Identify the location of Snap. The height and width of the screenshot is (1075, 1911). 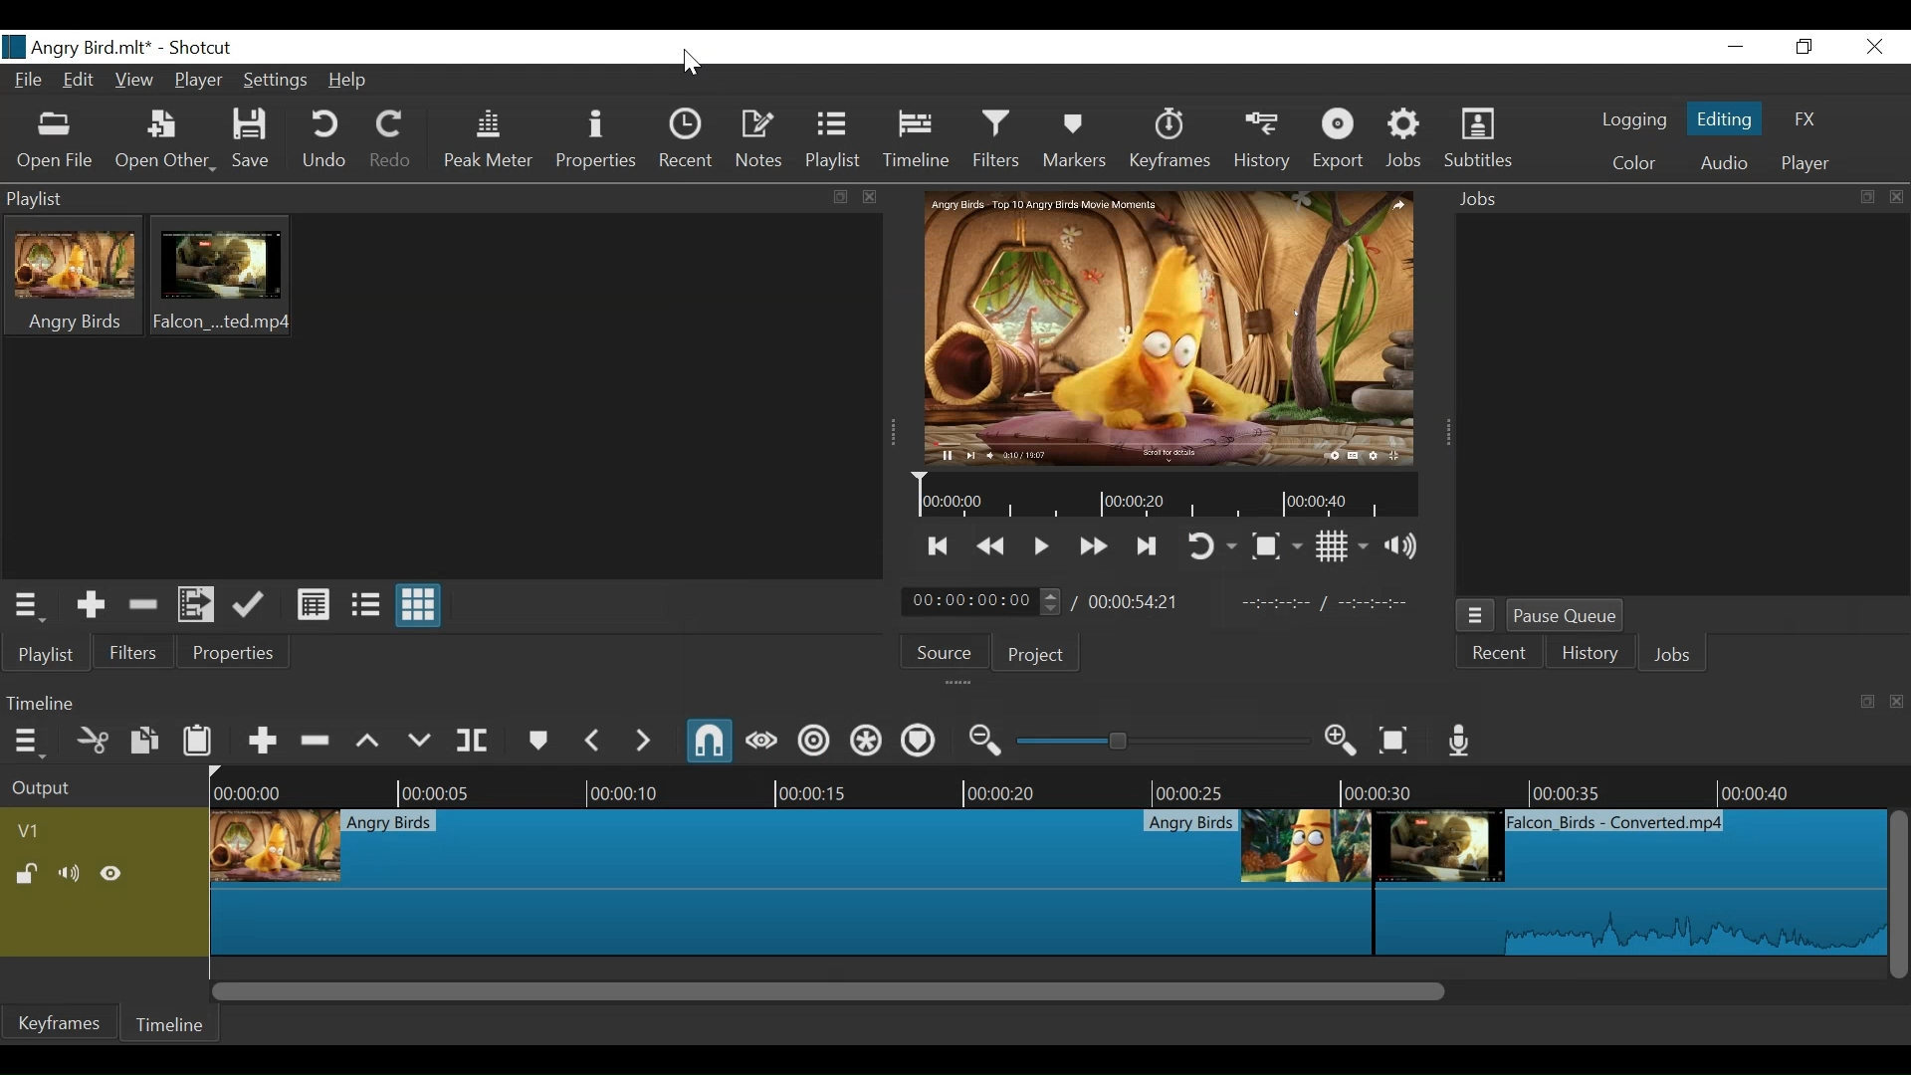
(708, 741).